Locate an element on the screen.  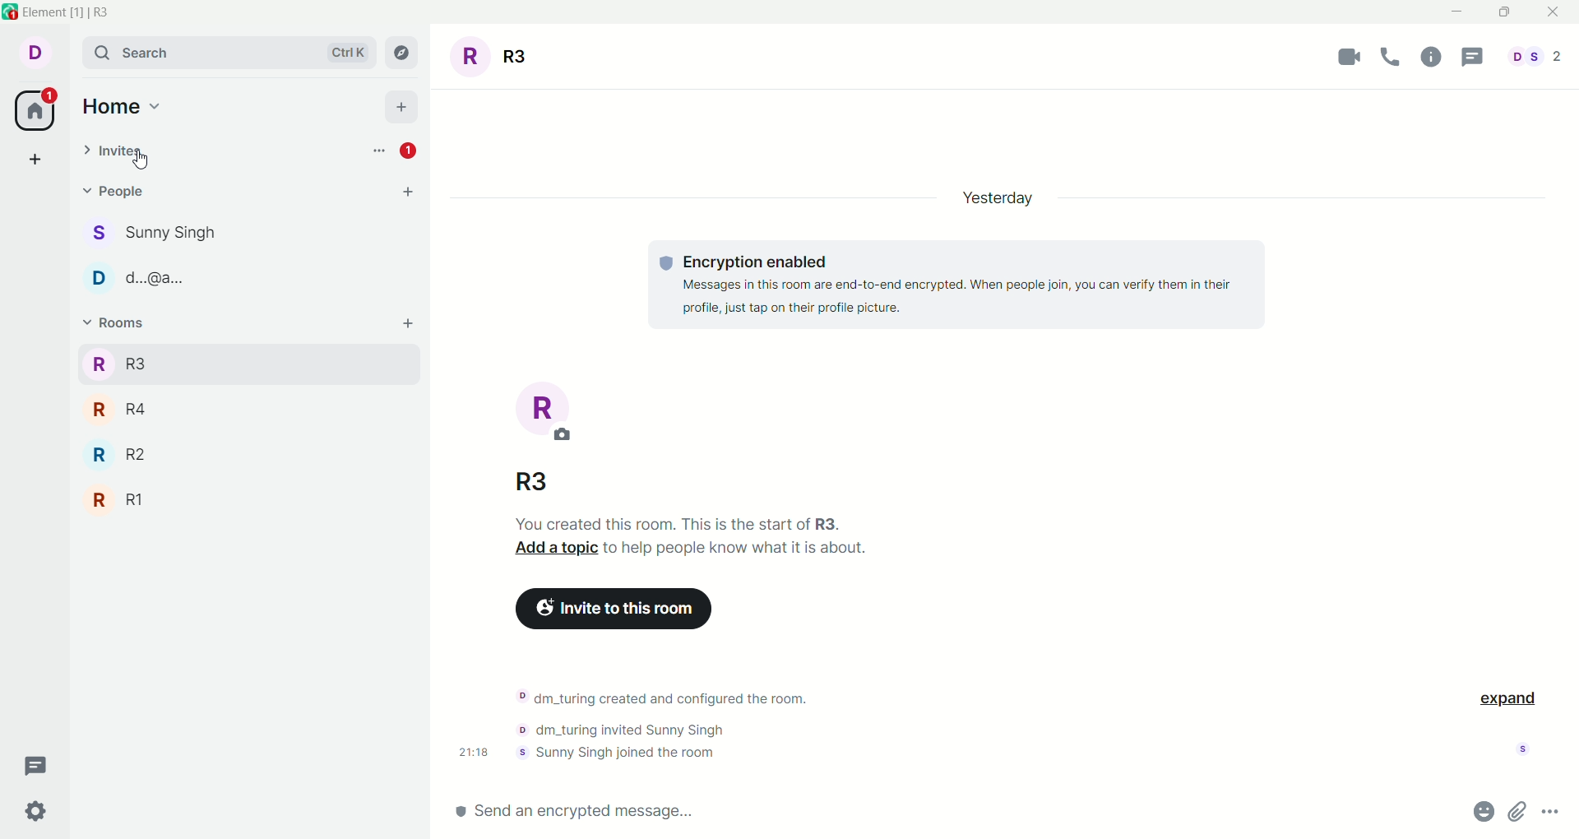
attachment is located at coordinates (1519, 814).